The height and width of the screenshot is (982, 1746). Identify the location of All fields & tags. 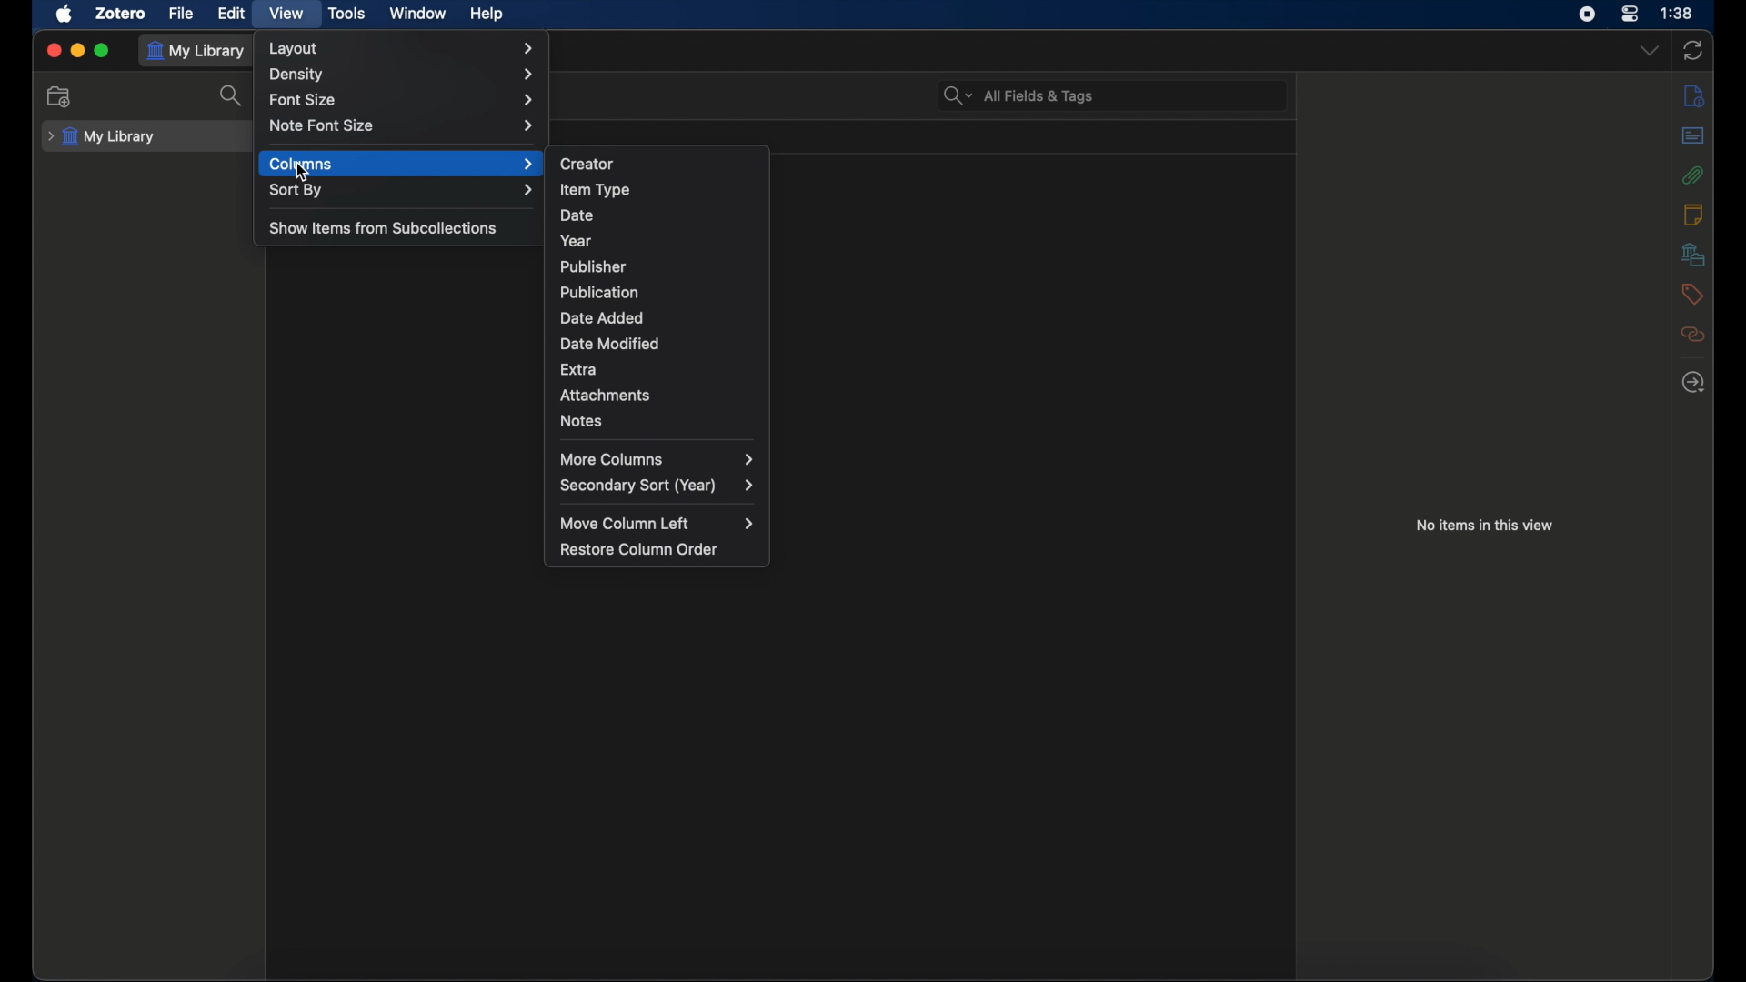
(1025, 95).